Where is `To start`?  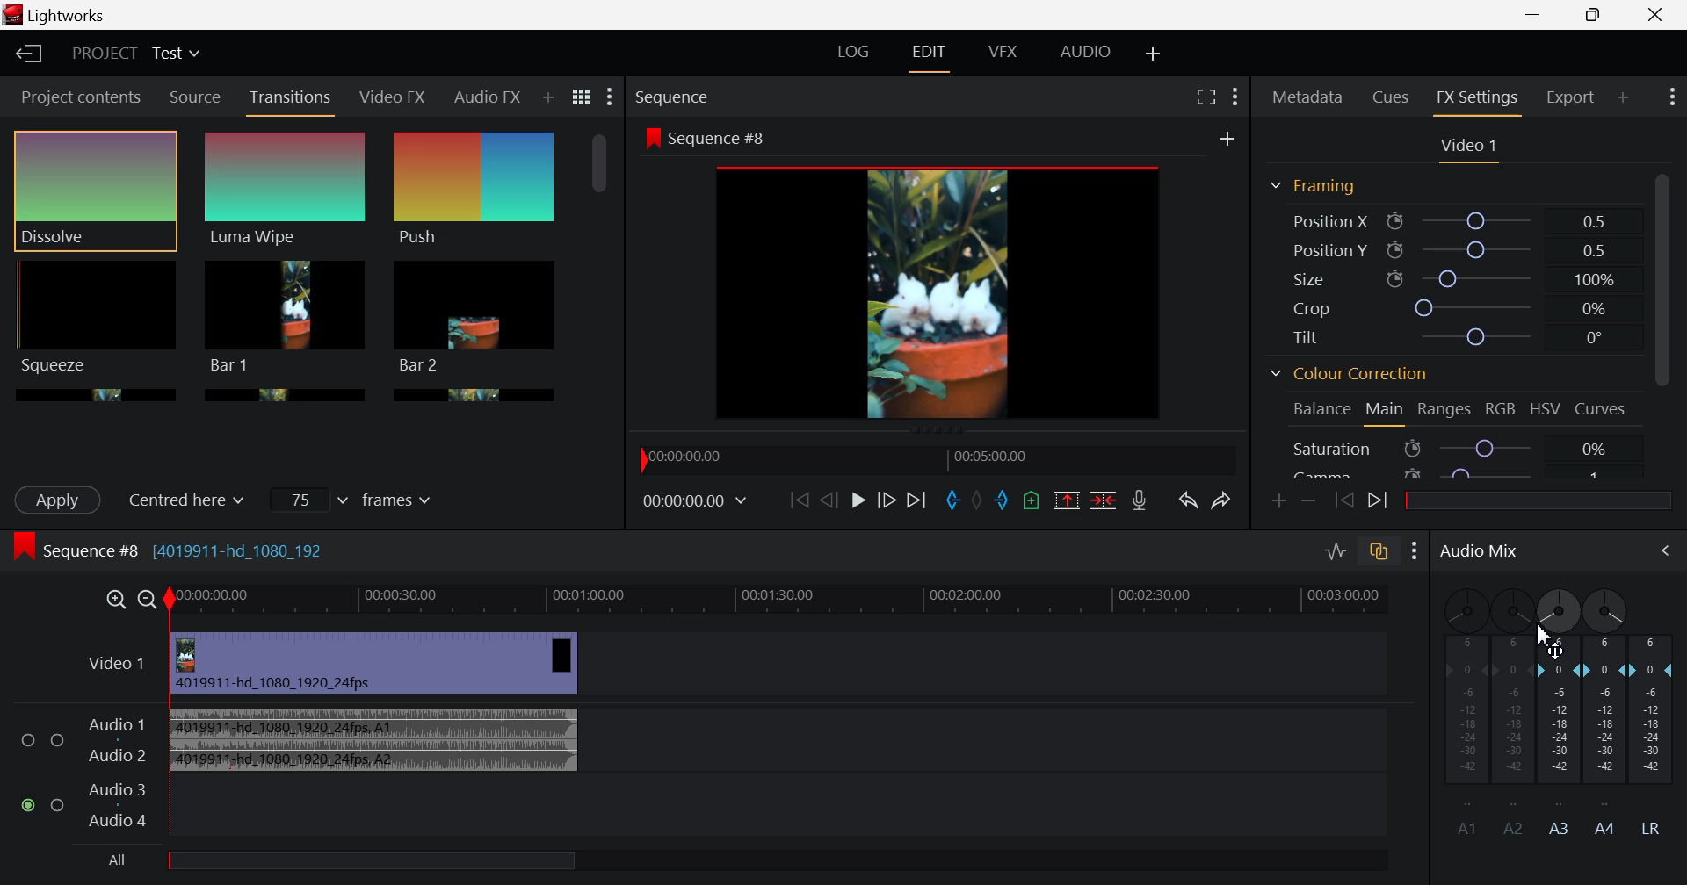
To start is located at coordinates (798, 500).